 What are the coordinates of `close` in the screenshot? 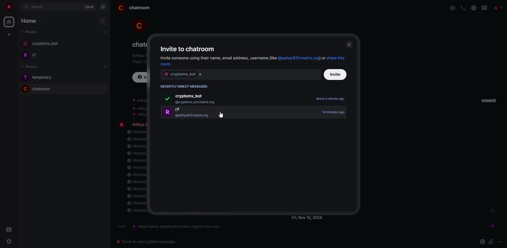 It's located at (349, 45).